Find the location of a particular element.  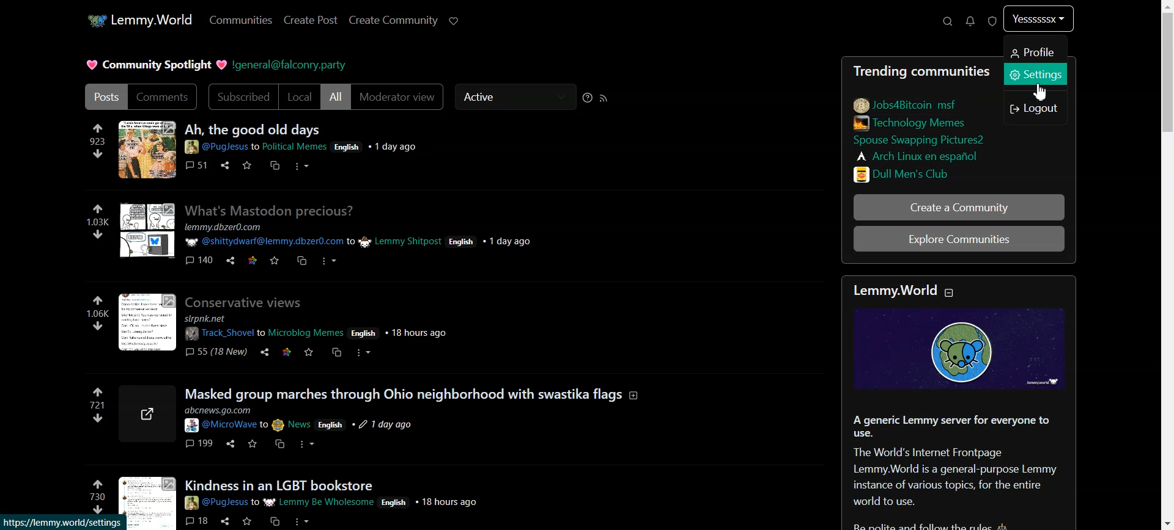

Posts is located at coordinates (253, 128).